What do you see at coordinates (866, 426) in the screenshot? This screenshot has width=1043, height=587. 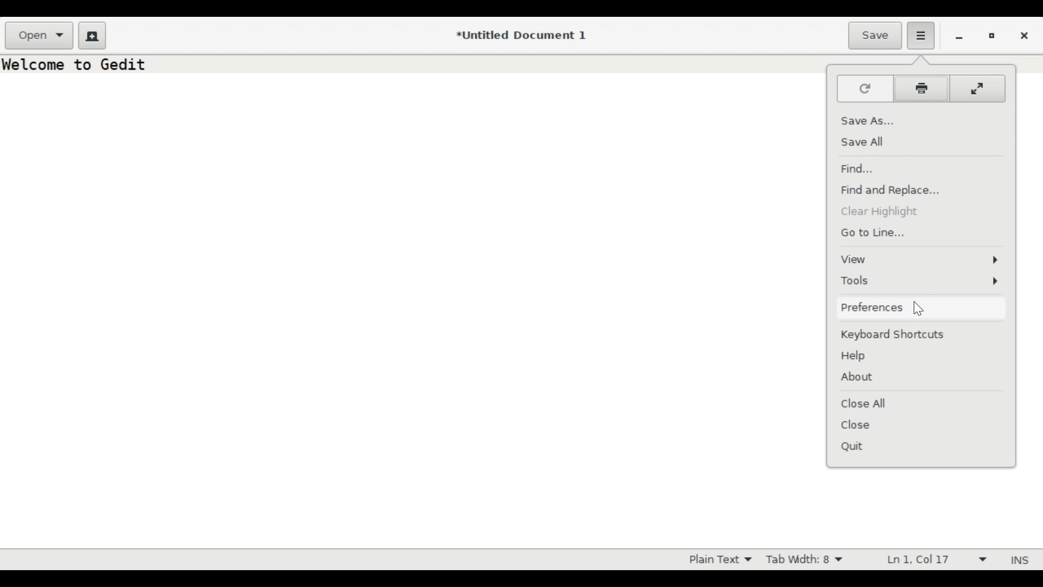 I see `Close` at bounding box center [866, 426].